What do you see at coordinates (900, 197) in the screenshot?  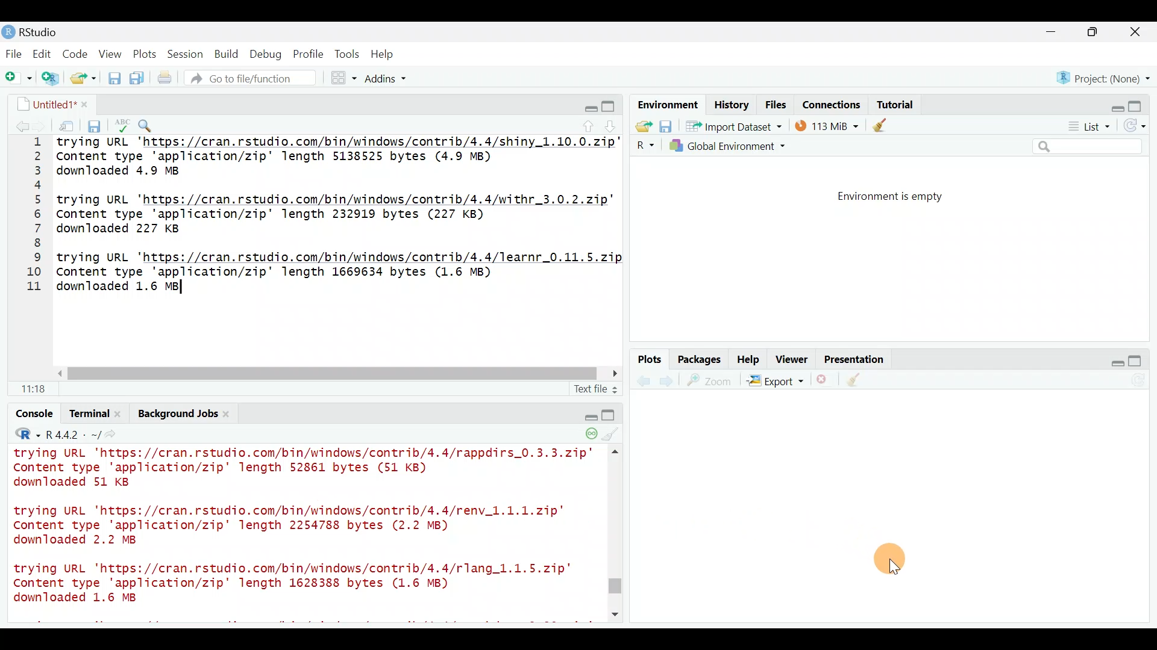 I see `Environment is empty` at bounding box center [900, 197].